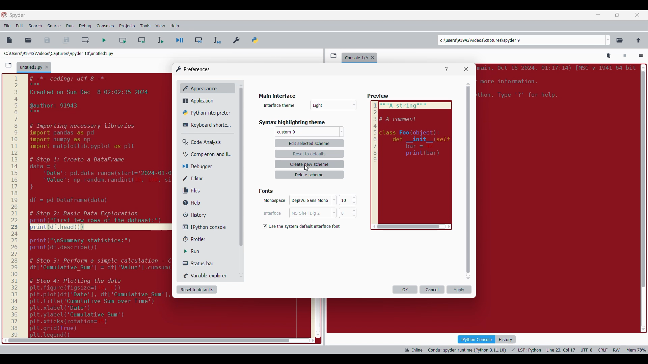 Image resolution: width=648 pixels, height=364 pixels. I want to click on Variable explorer, so click(208, 275).